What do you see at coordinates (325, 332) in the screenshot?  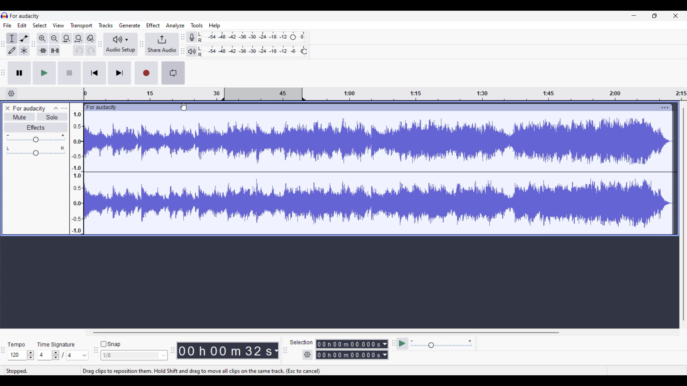 I see `Horizontal slide bar` at bounding box center [325, 332].